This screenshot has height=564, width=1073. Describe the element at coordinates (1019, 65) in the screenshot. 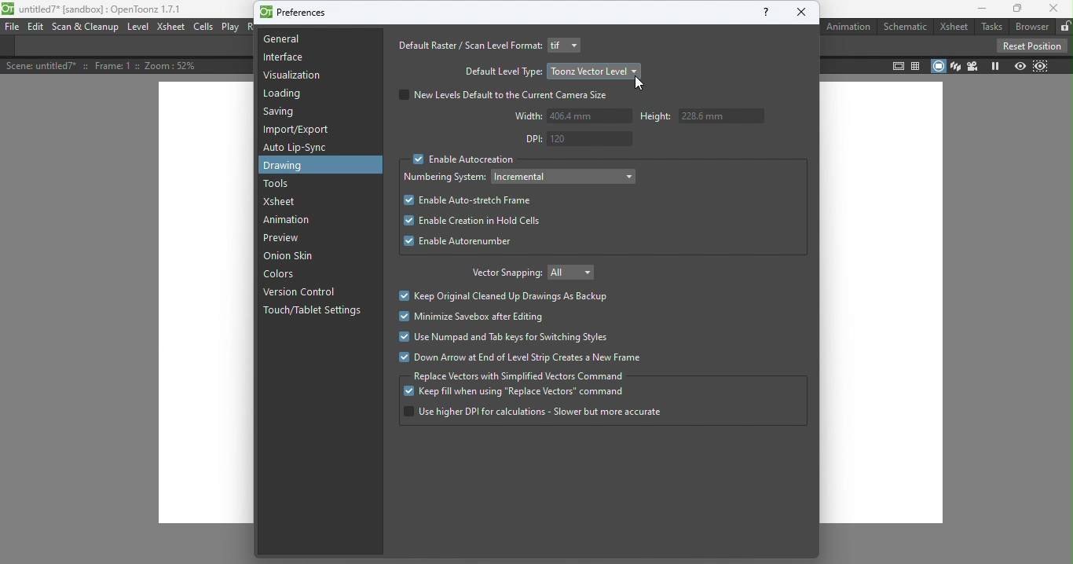

I see `Preview` at that location.